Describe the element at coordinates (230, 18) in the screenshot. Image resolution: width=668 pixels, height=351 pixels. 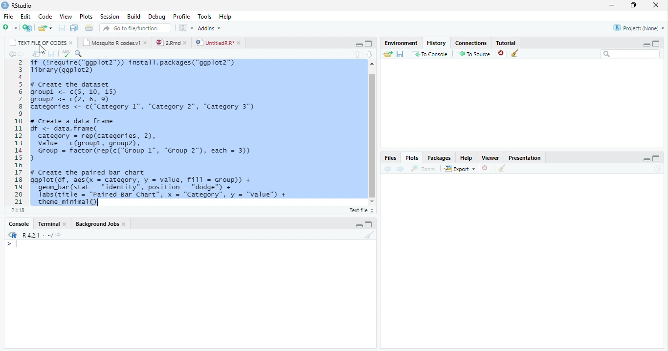
I see `help` at that location.